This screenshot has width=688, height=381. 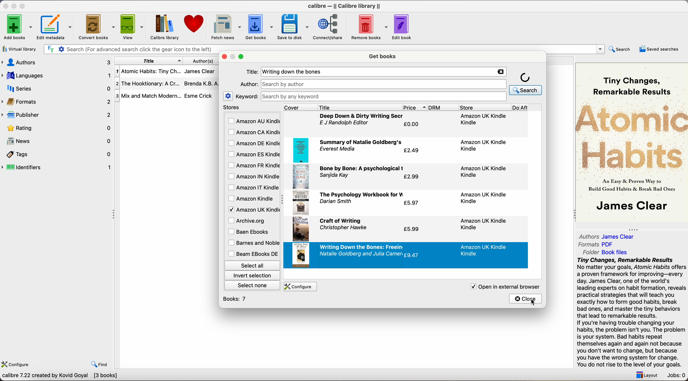 I want to click on Jobs: 0, so click(x=677, y=376).